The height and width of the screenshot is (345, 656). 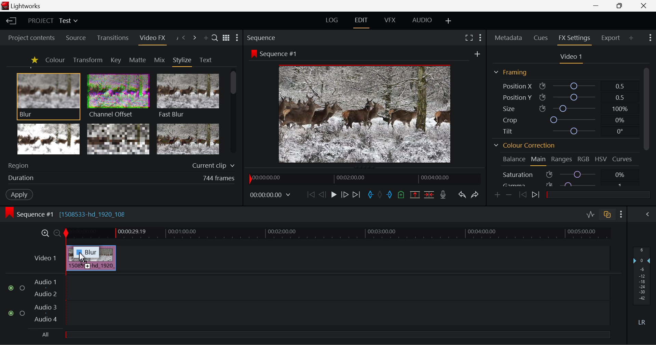 I want to click on Size, so click(x=563, y=108).